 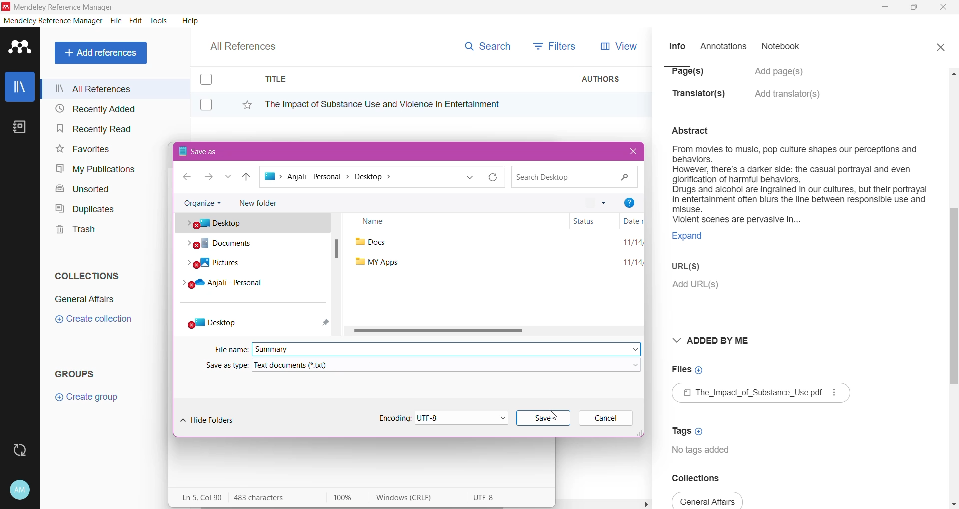 I want to click on Windows (Carriage Return, Line Feed), so click(x=411, y=498).